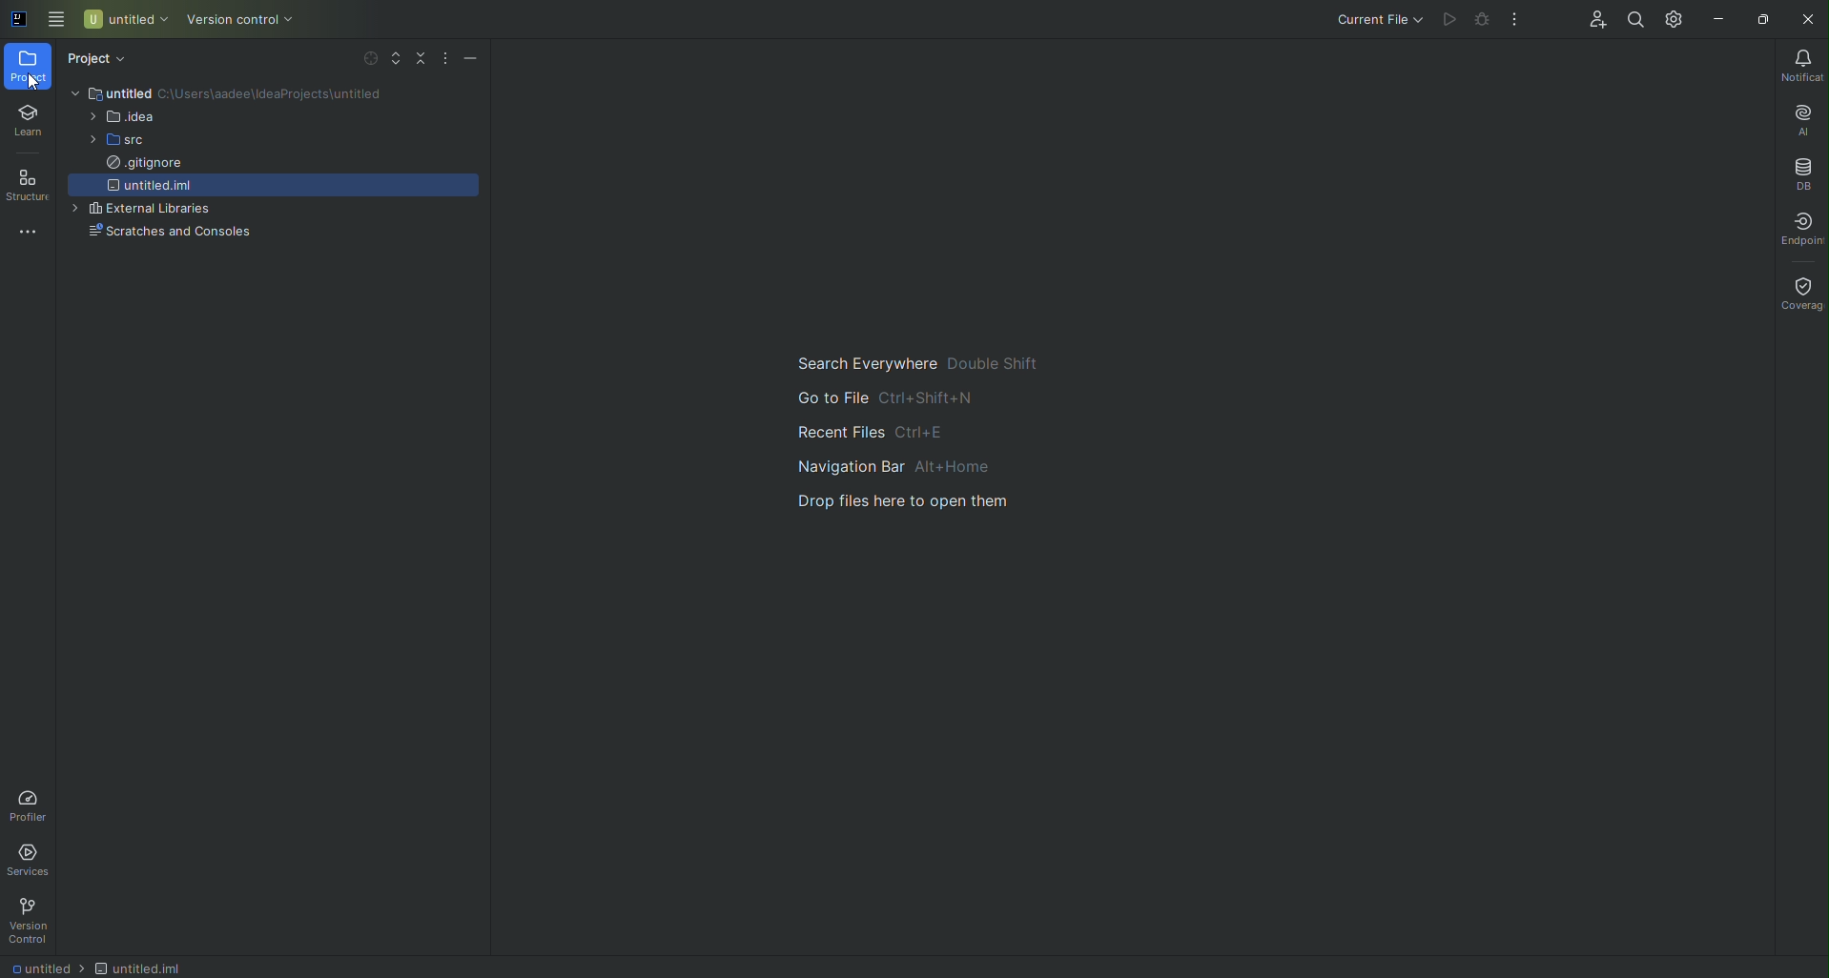  I want to click on Untitled, so click(132, 93).